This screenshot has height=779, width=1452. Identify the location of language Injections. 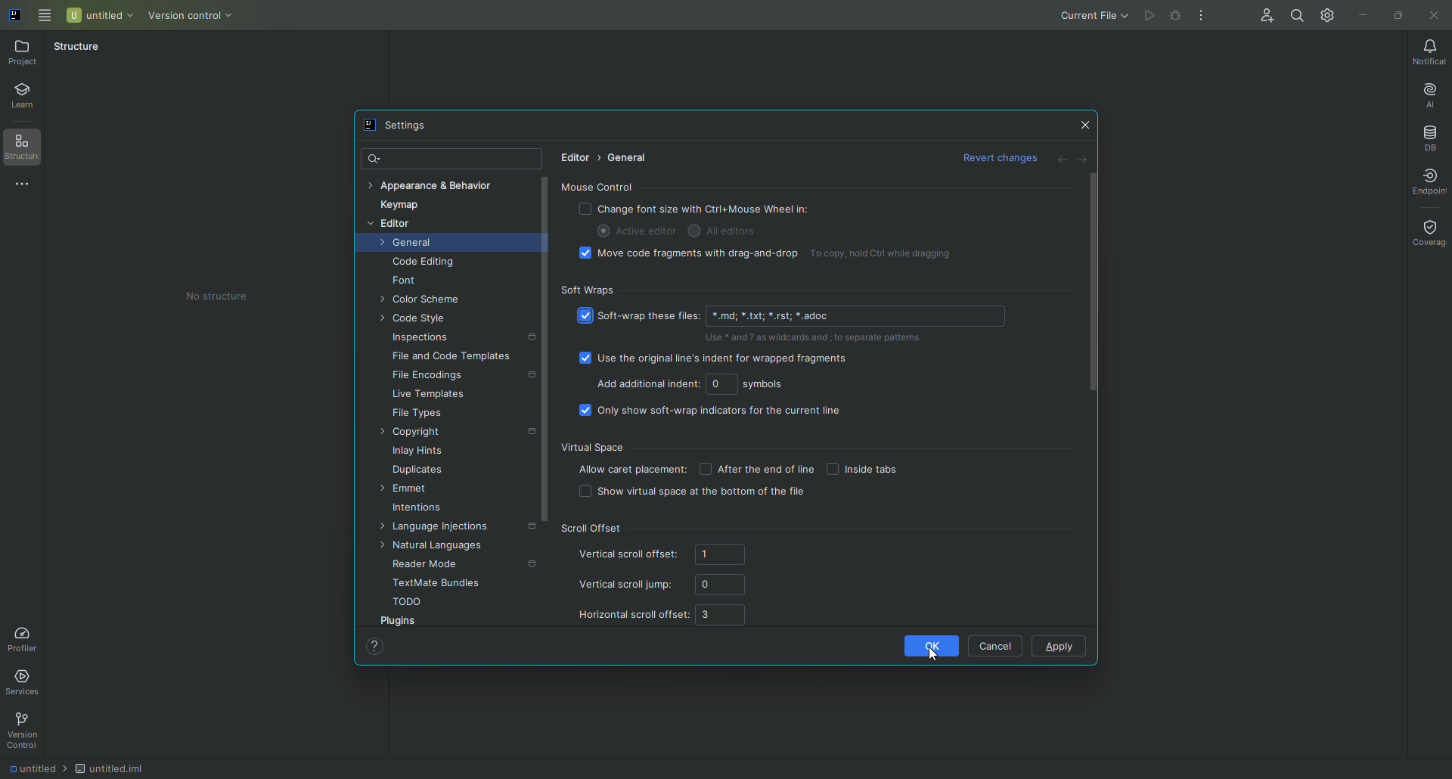
(447, 529).